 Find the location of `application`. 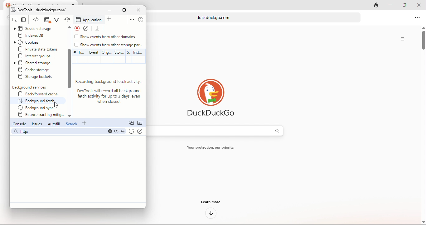

application is located at coordinates (89, 20).